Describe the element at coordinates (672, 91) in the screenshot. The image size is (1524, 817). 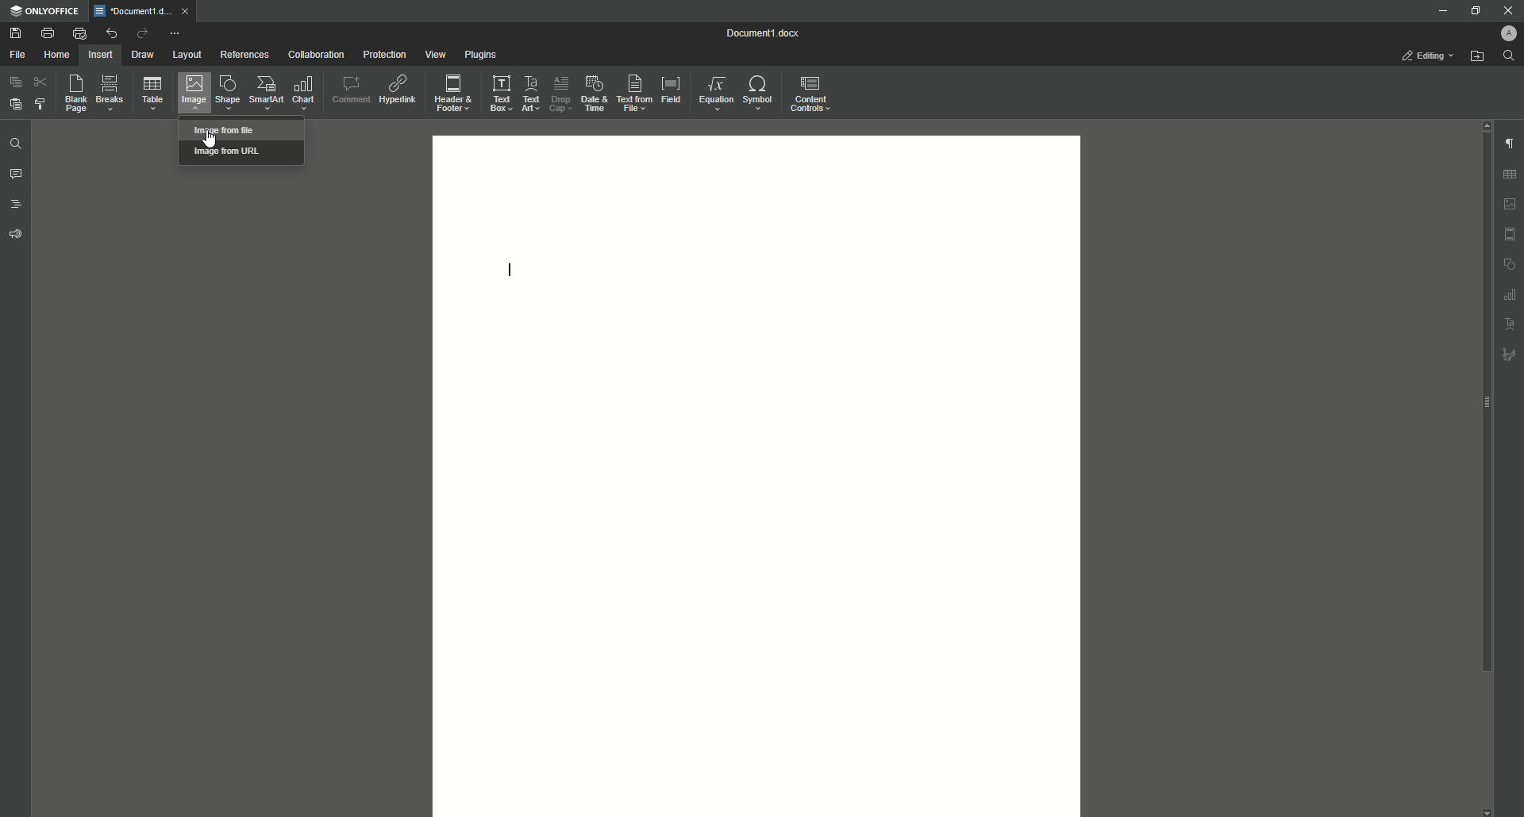
I see `Field` at that location.